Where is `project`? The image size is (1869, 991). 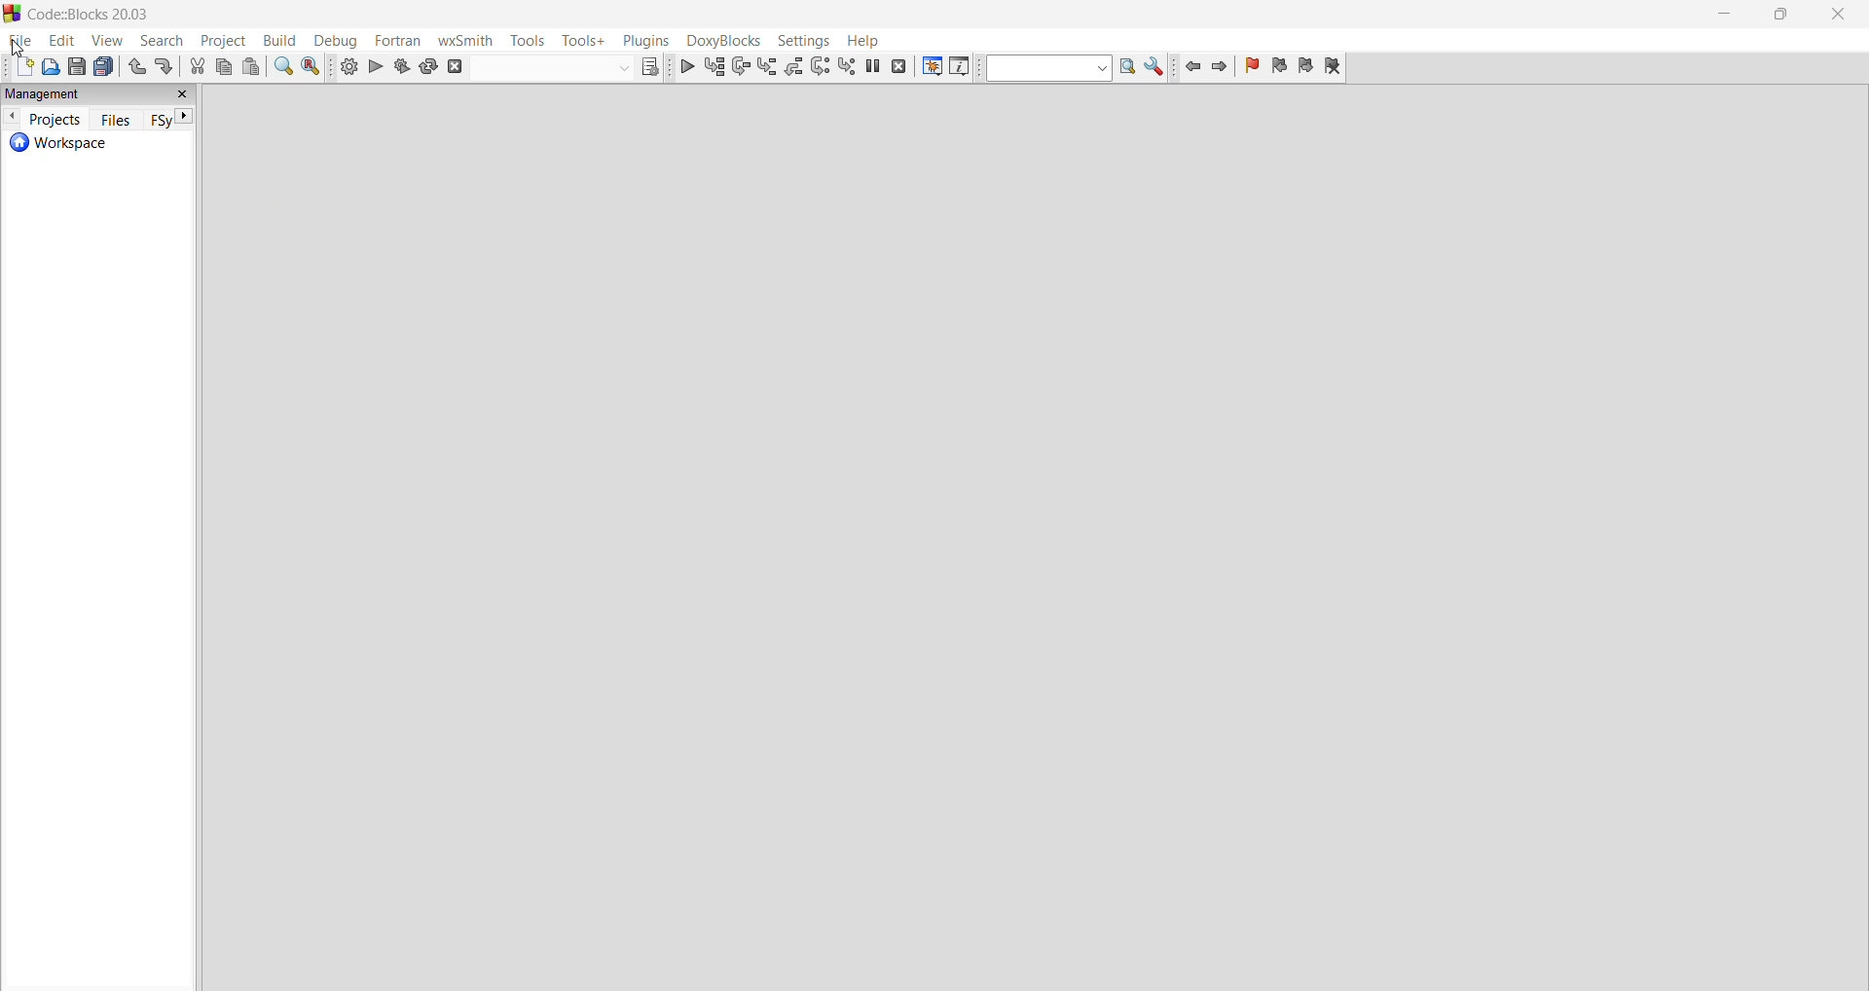 project is located at coordinates (224, 41).